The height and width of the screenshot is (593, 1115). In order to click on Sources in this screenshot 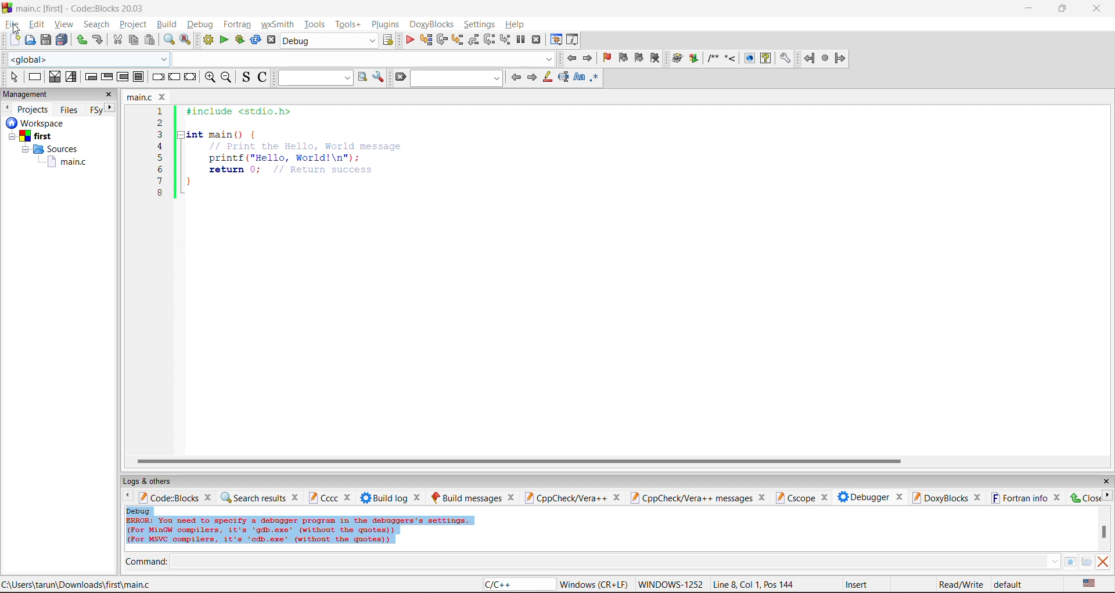, I will do `click(53, 149)`.